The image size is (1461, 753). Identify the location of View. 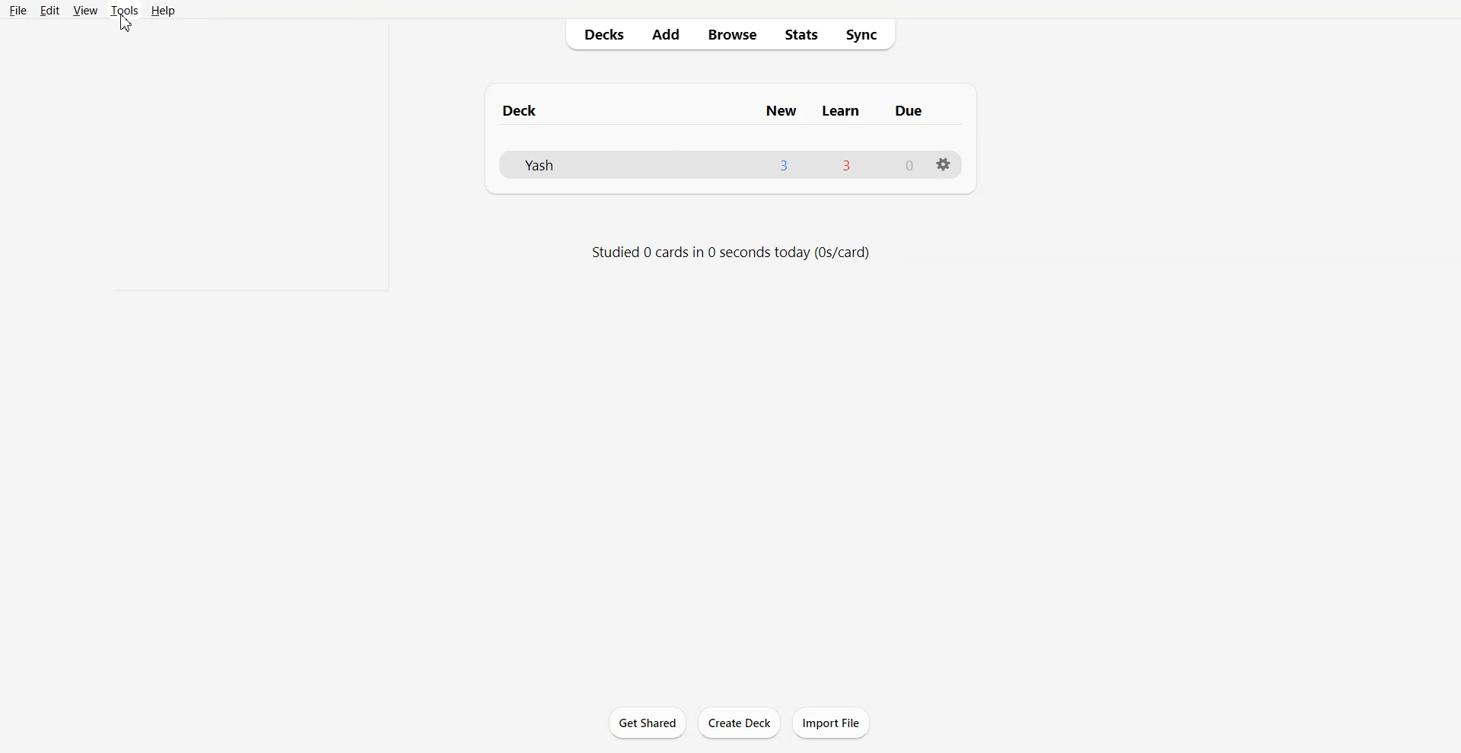
(86, 10).